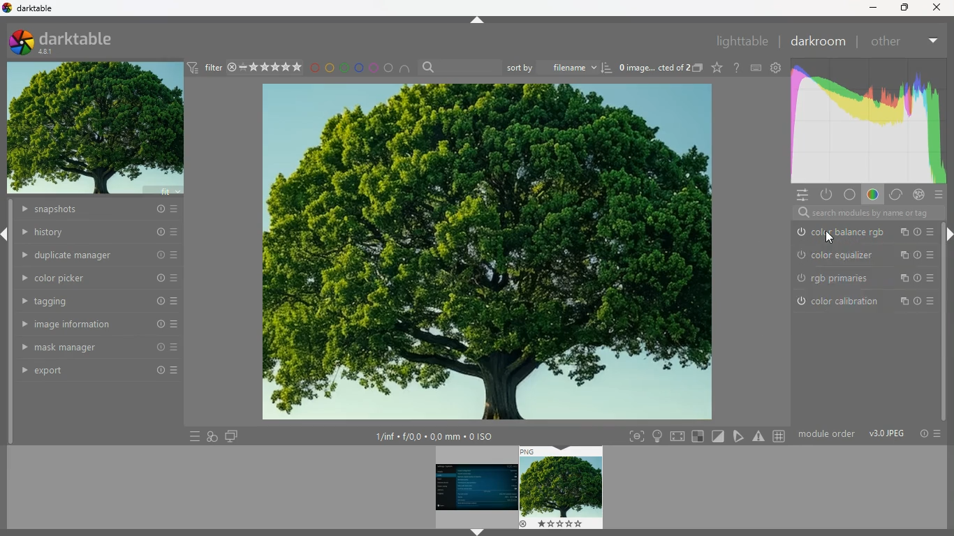 This screenshot has width=954, height=536. What do you see at coordinates (191, 436) in the screenshot?
I see `menu` at bounding box center [191, 436].